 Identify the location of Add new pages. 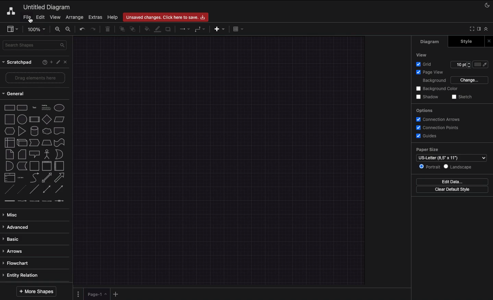
(117, 295).